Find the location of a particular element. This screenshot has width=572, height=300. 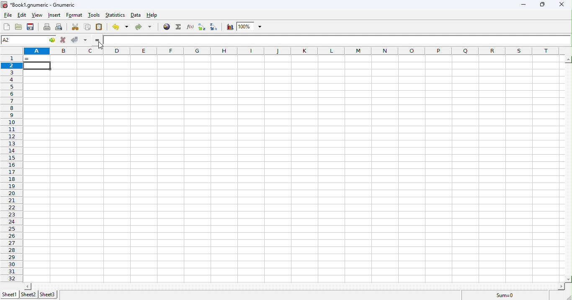

Book1.gnumeric -Gnumeric is located at coordinates (38, 5).